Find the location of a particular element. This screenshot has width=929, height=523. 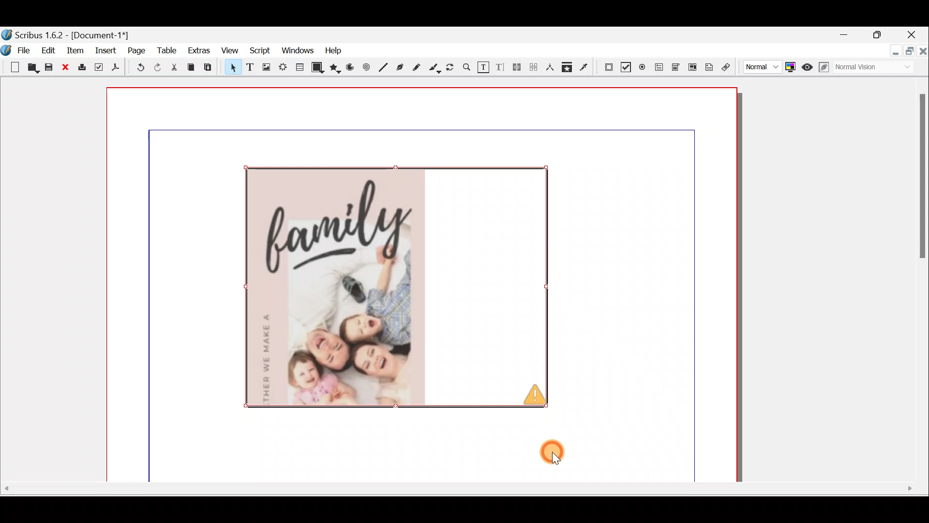

Text annotation is located at coordinates (708, 66).